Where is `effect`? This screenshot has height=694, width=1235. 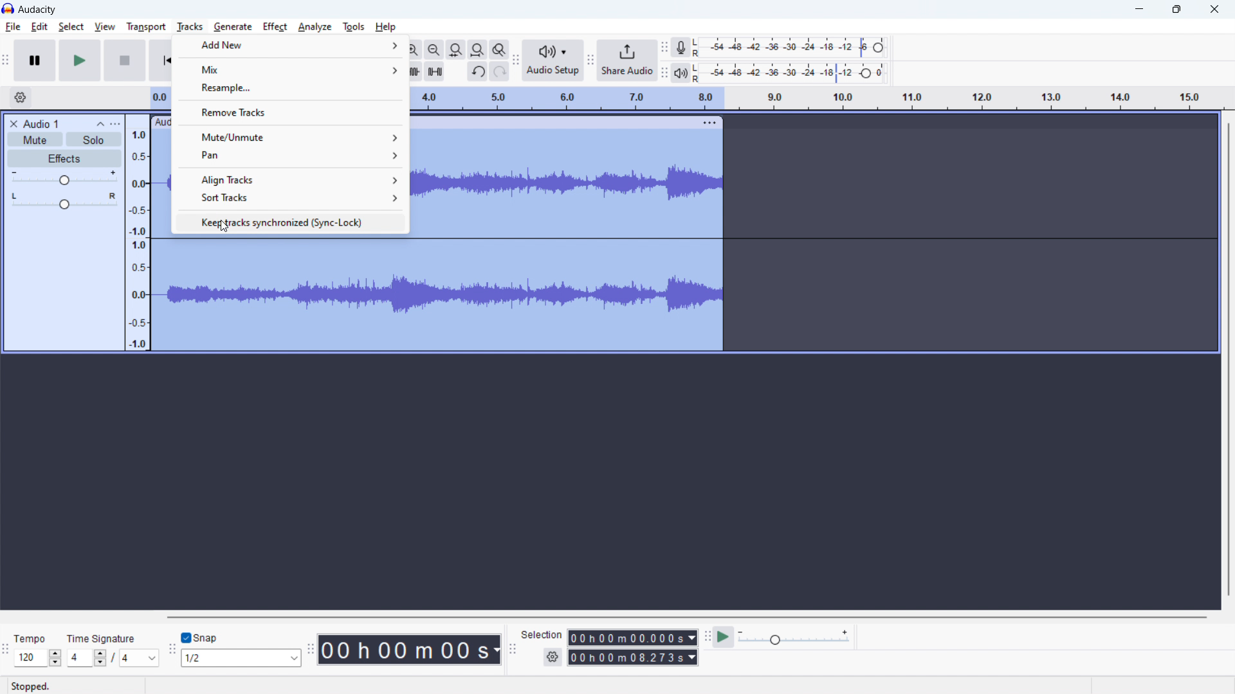 effect is located at coordinates (275, 27).